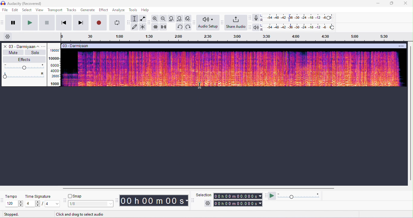  I want to click on tools tool bar, so click(128, 22).